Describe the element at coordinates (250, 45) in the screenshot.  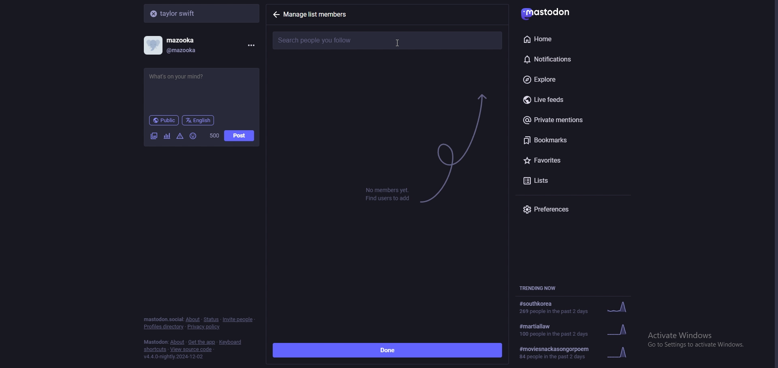
I see `menu` at that location.